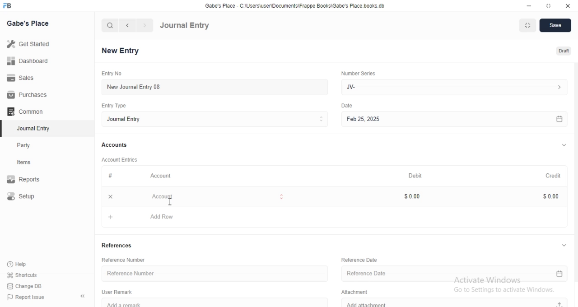  I want to click on shortcuts, so click(28, 274).